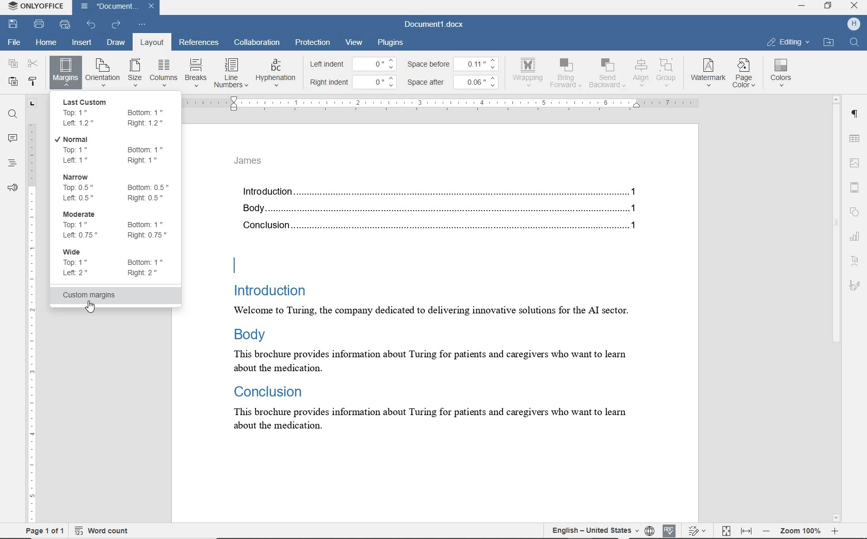 This screenshot has width=867, height=539. Describe the element at coordinates (330, 83) in the screenshot. I see `right indent` at that location.